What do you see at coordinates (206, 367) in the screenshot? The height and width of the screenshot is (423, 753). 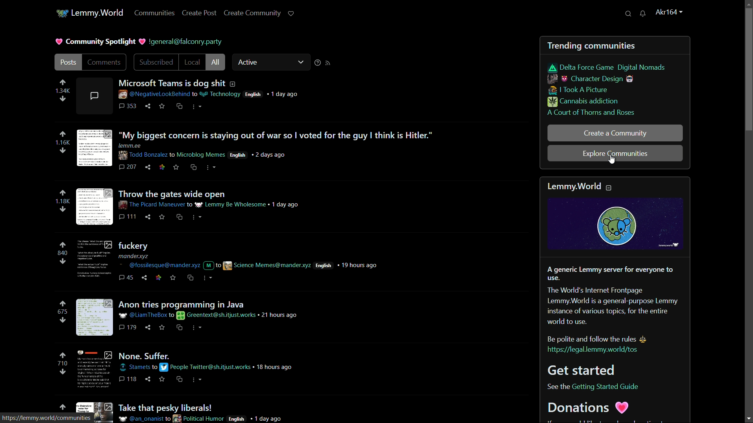 I see `post details` at bounding box center [206, 367].